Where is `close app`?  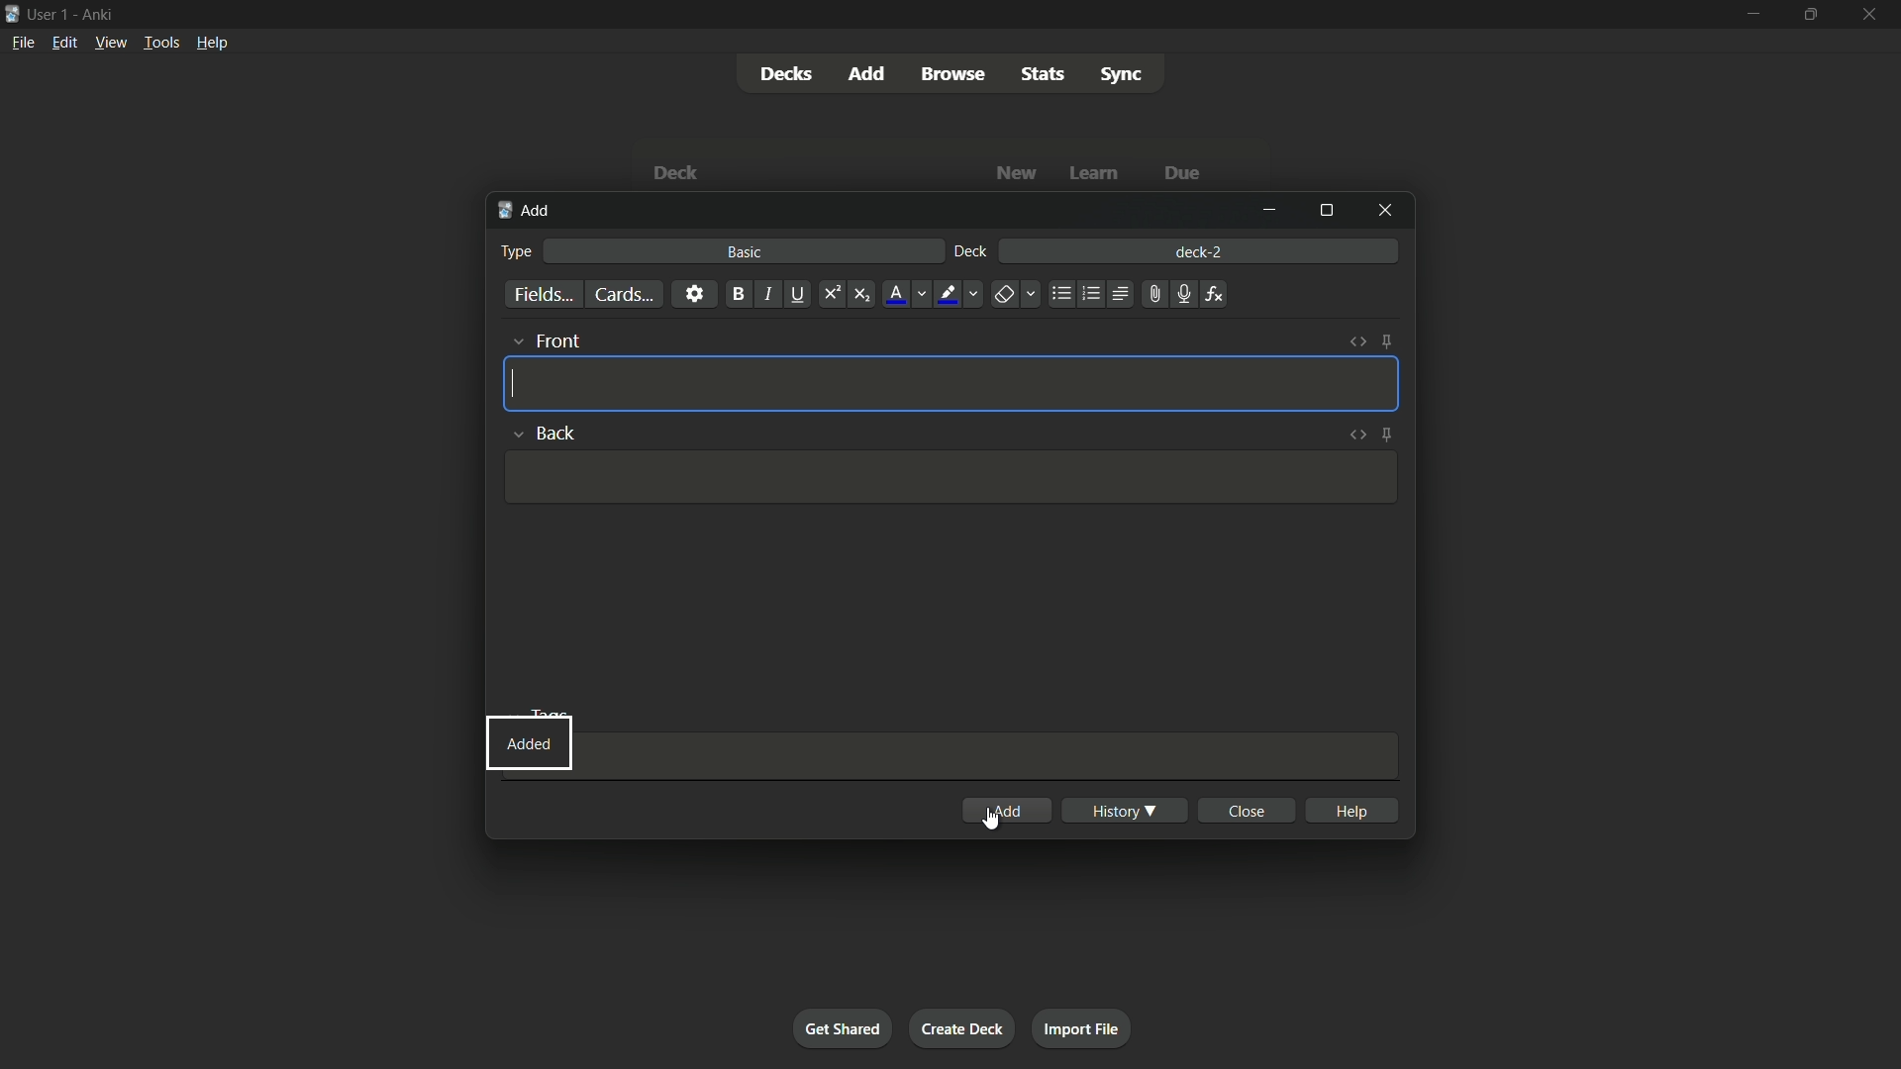
close app is located at coordinates (1870, 14).